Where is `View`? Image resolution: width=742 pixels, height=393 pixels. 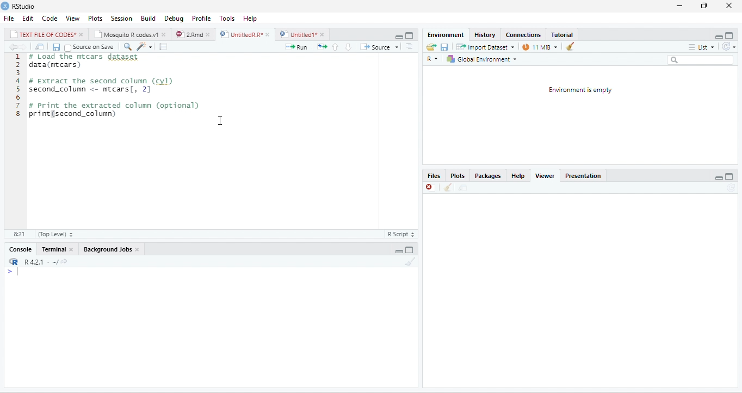 View is located at coordinates (73, 17).